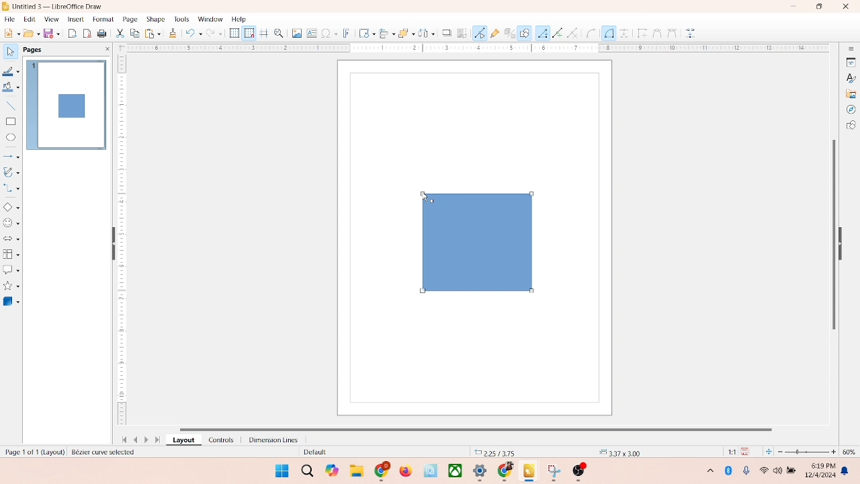 This screenshot has width=860, height=484. Describe the element at coordinates (136, 440) in the screenshot. I see `previous page` at that location.